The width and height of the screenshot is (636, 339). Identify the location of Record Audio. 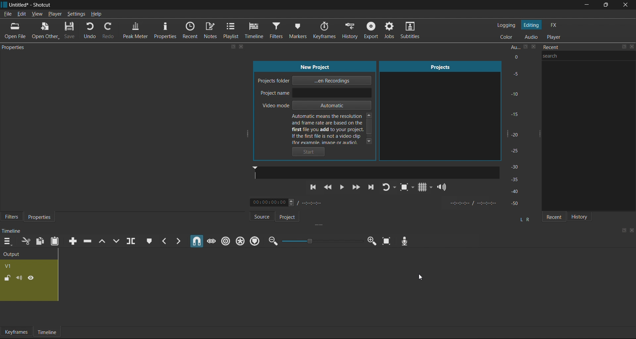
(404, 240).